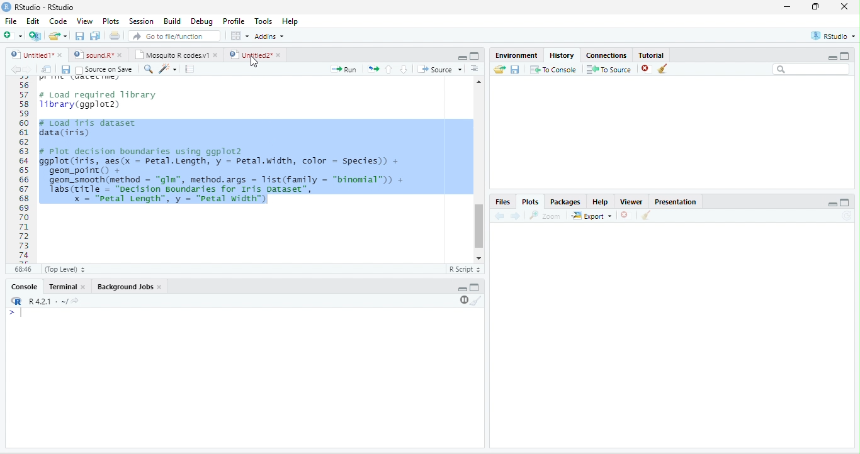 The width and height of the screenshot is (860, 454). I want to click on History, so click(562, 55).